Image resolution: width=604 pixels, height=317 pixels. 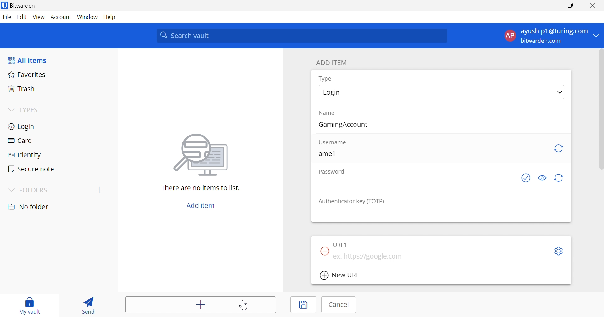 I want to click on GamingAccount, so click(x=345, y=125).